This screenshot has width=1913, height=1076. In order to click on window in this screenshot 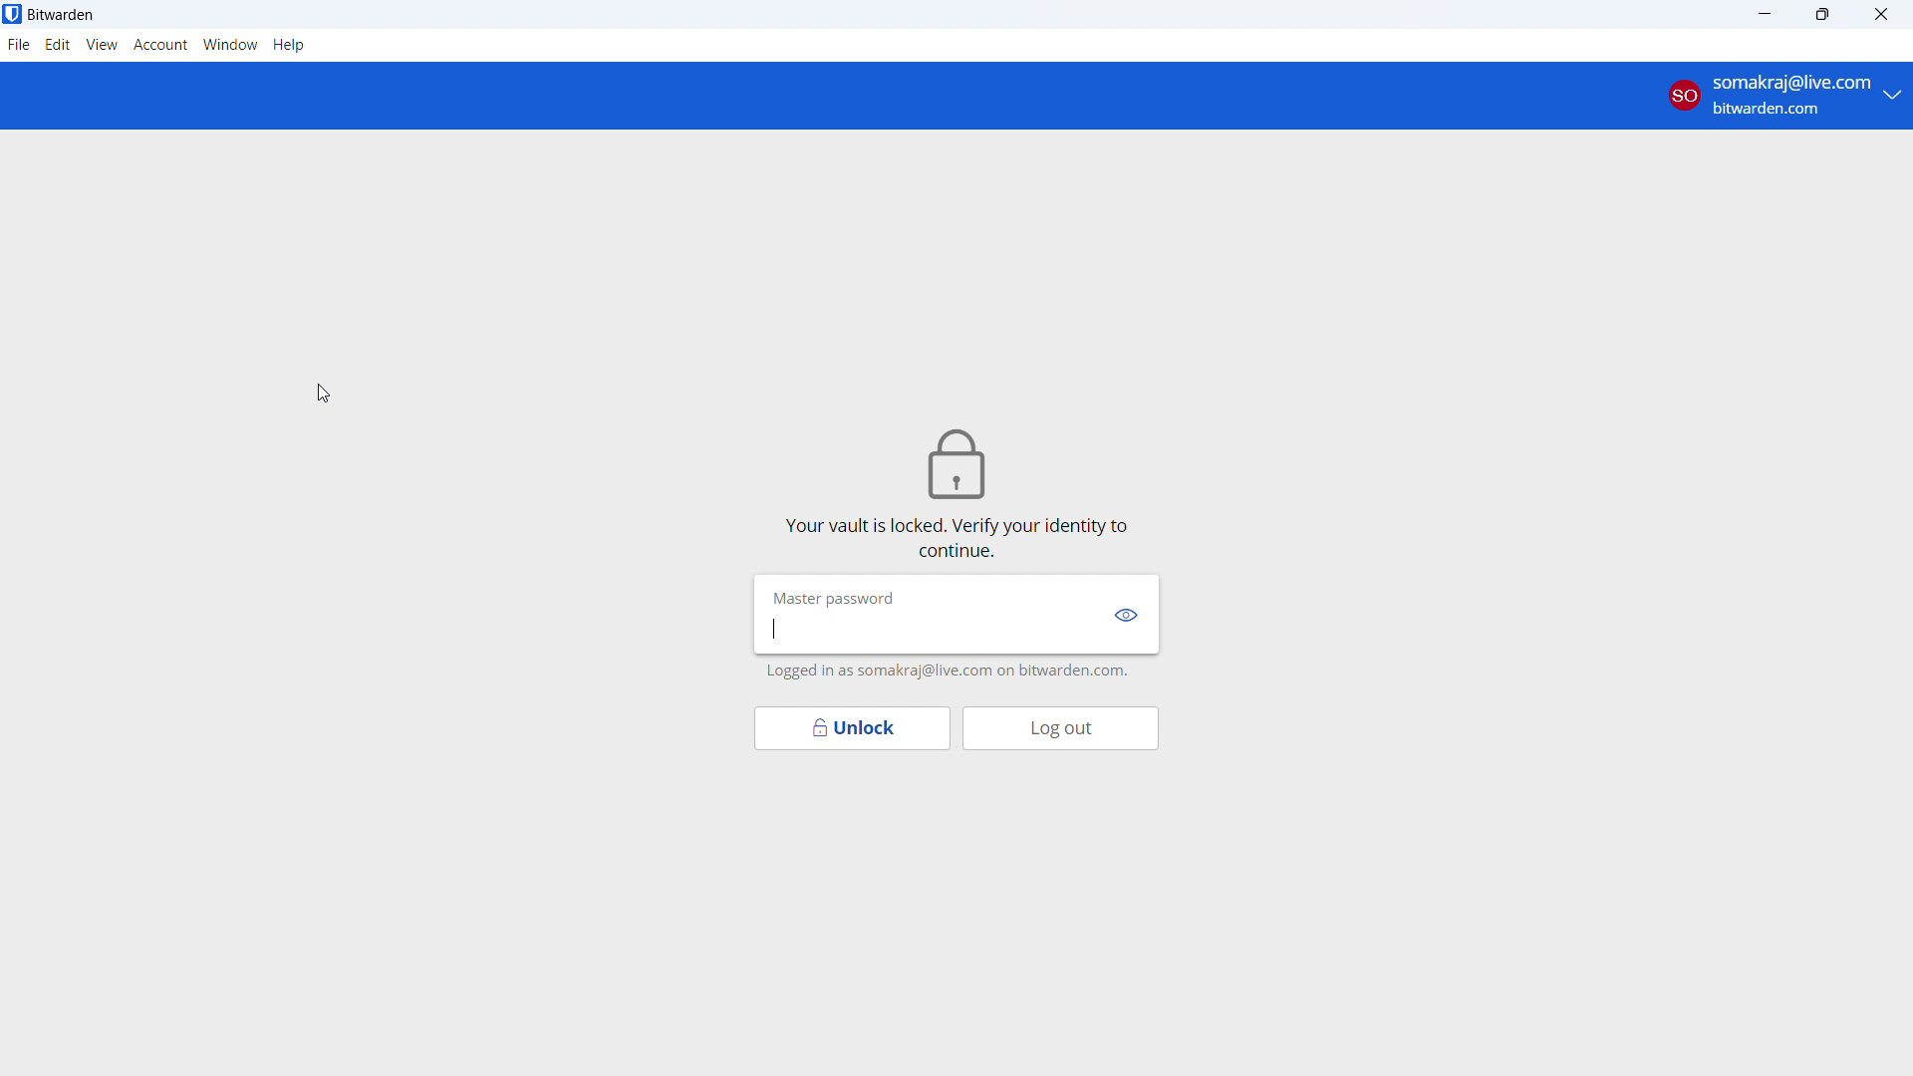, I will do `click(231, 45)`.